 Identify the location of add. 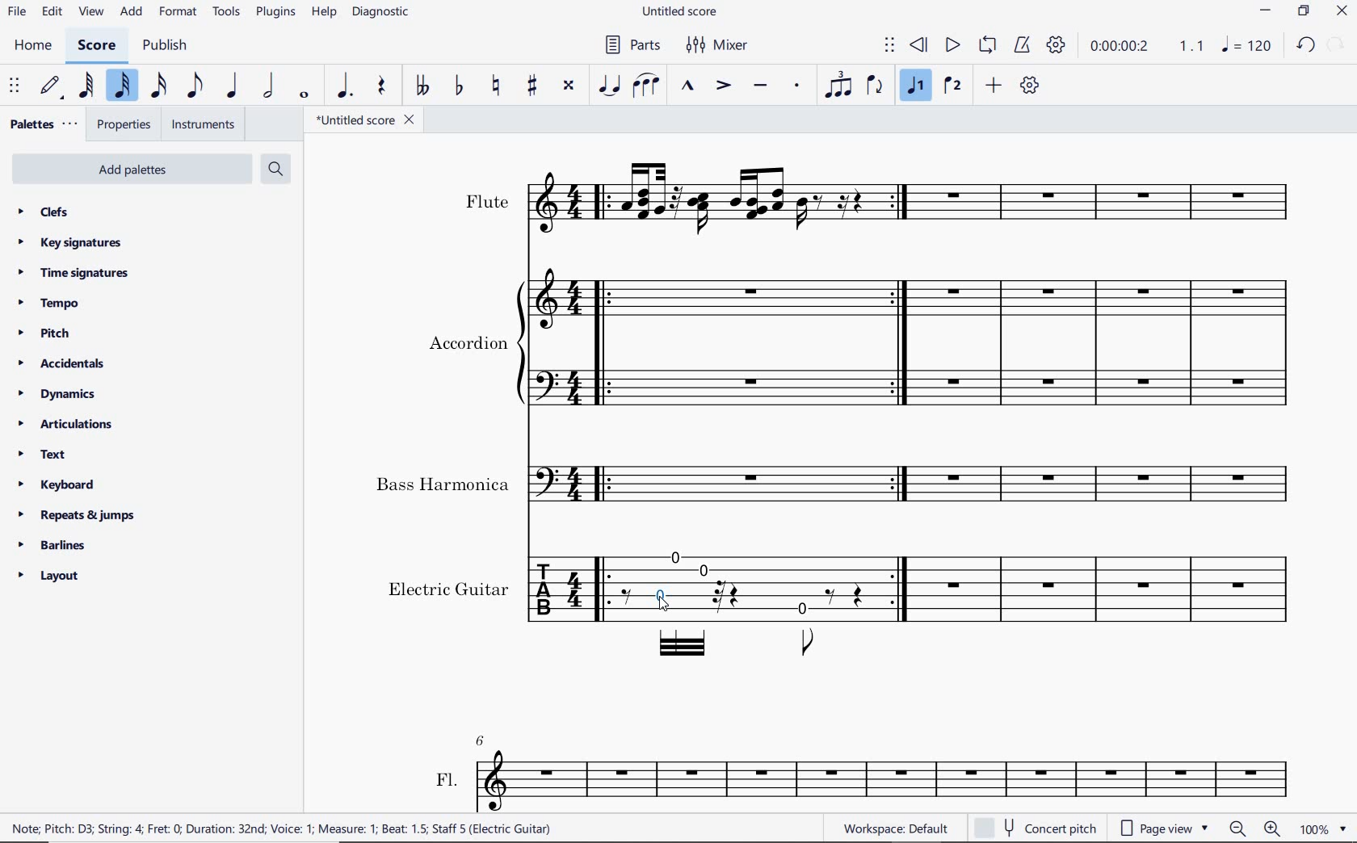
(996, 86).